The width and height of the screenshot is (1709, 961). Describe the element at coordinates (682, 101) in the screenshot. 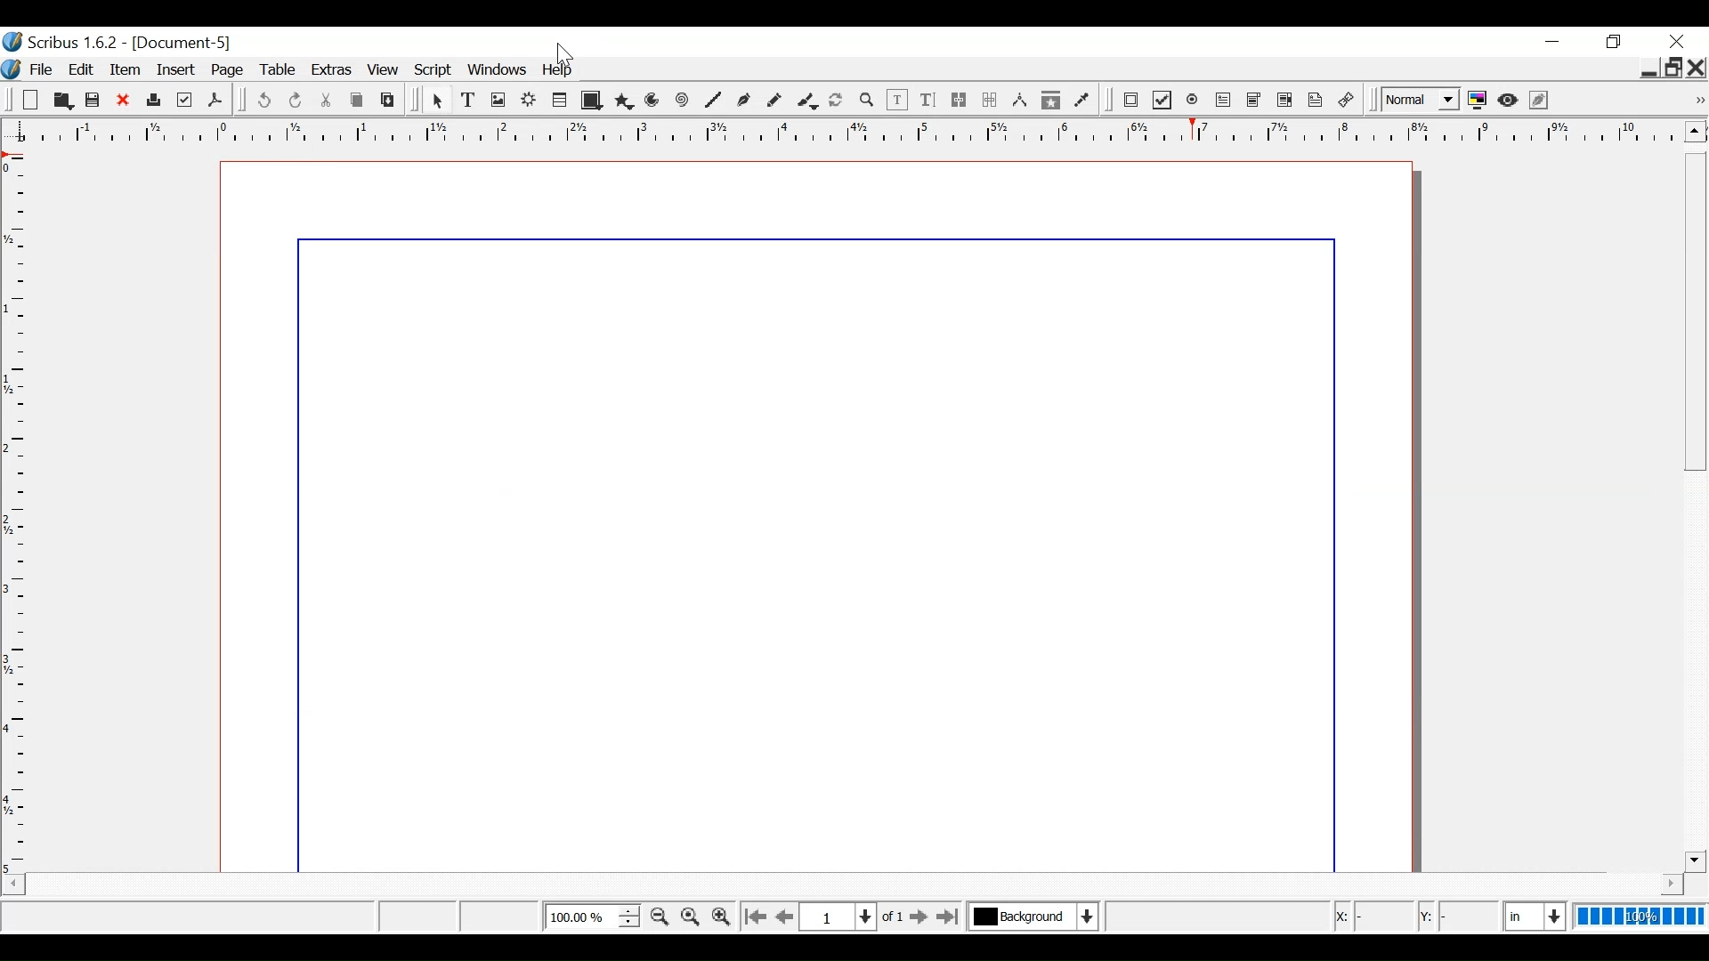

I see `Spiral` at that location.